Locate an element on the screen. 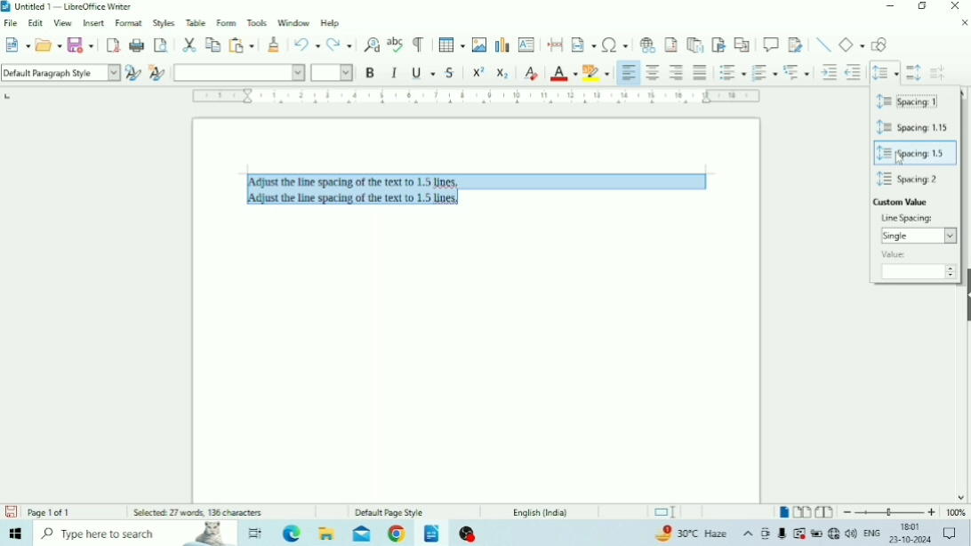 This screenshot has height=546, width=971. Save is located at coordinates (82, 45).